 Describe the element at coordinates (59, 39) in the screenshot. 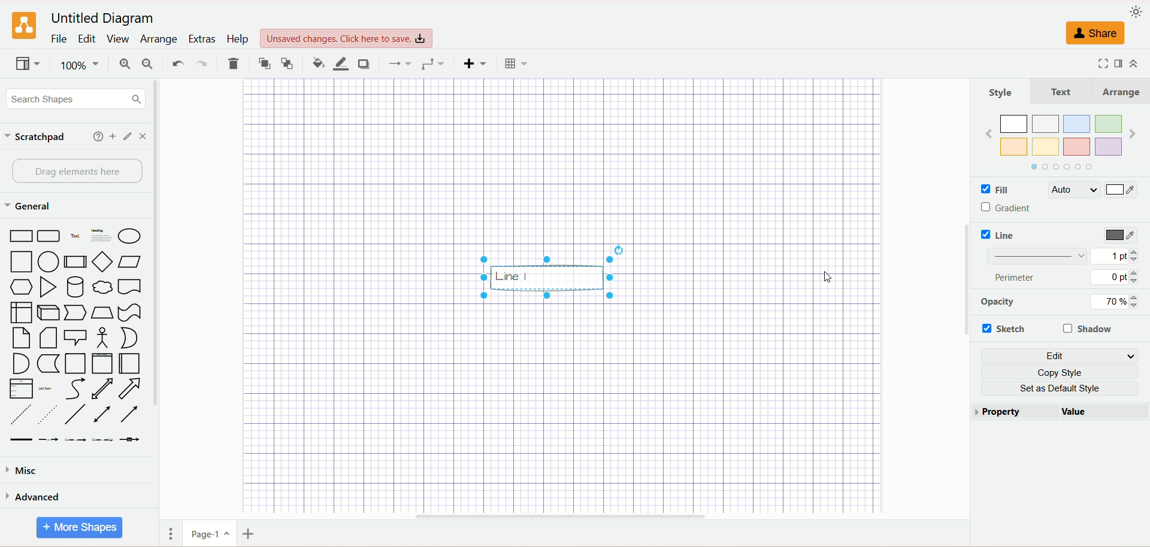

I see `file` at that location.